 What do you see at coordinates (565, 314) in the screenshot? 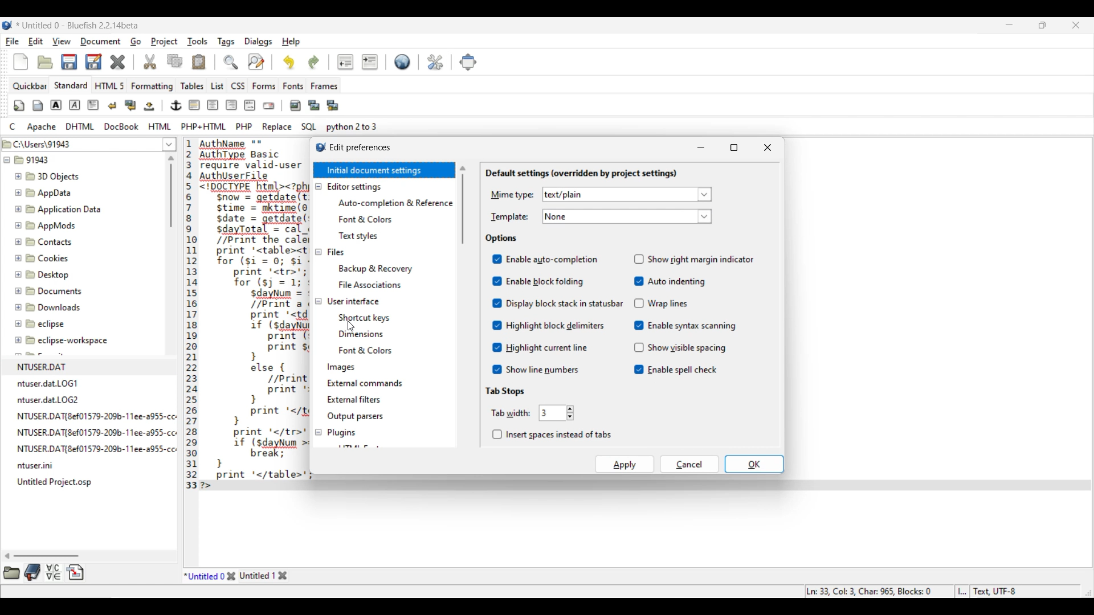
I see `Toggle options` at bounding box center [565, 314].